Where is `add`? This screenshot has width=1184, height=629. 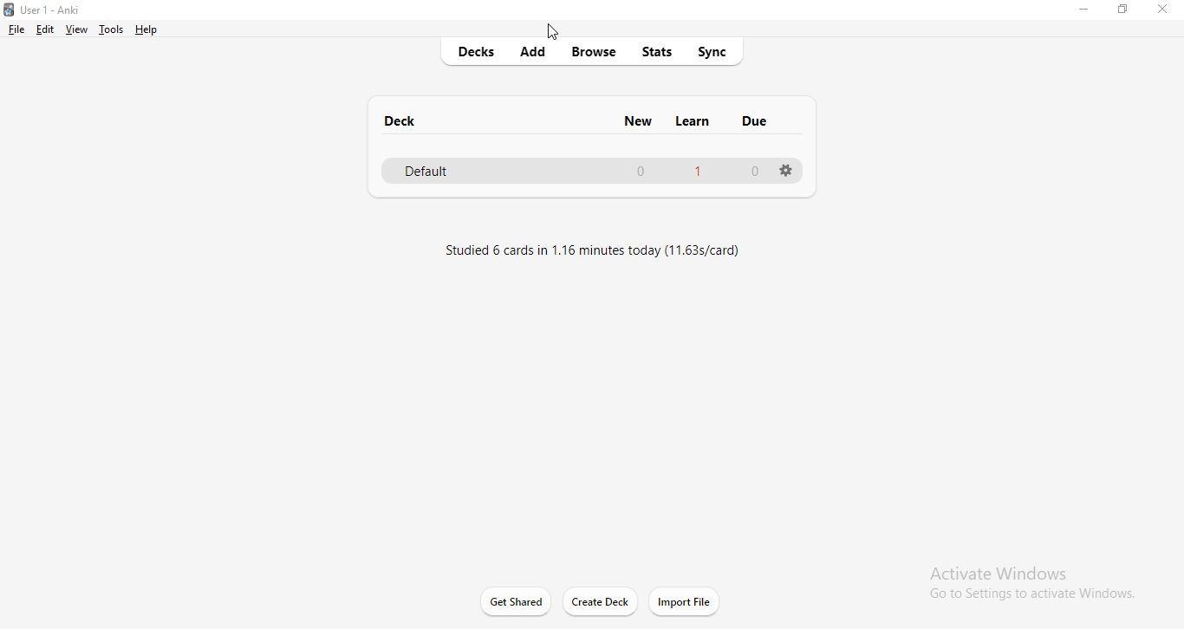 add is located at coordinates (537, 51).